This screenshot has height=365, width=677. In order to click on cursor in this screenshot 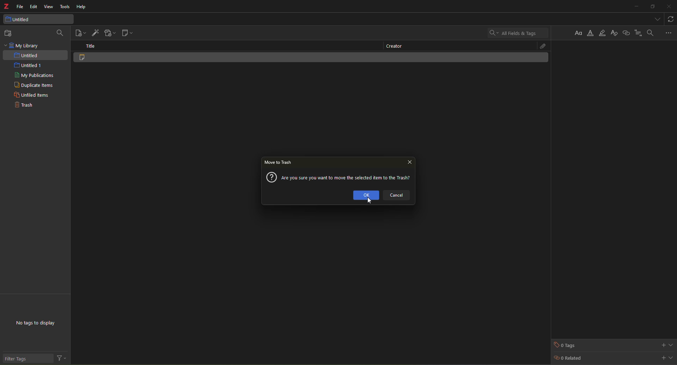, I will do `click(367, 201)`.